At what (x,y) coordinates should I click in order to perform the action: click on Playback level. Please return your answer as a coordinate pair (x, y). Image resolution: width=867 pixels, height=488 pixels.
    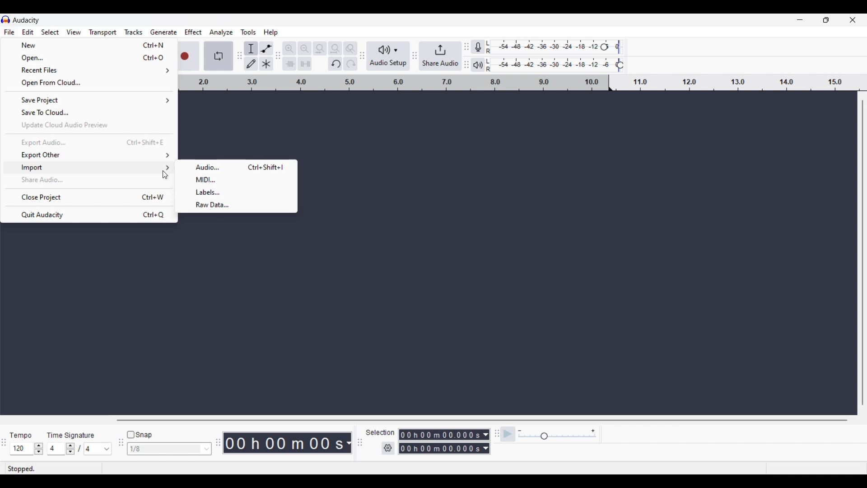
    Looking at the image, I should click on (561, 65).